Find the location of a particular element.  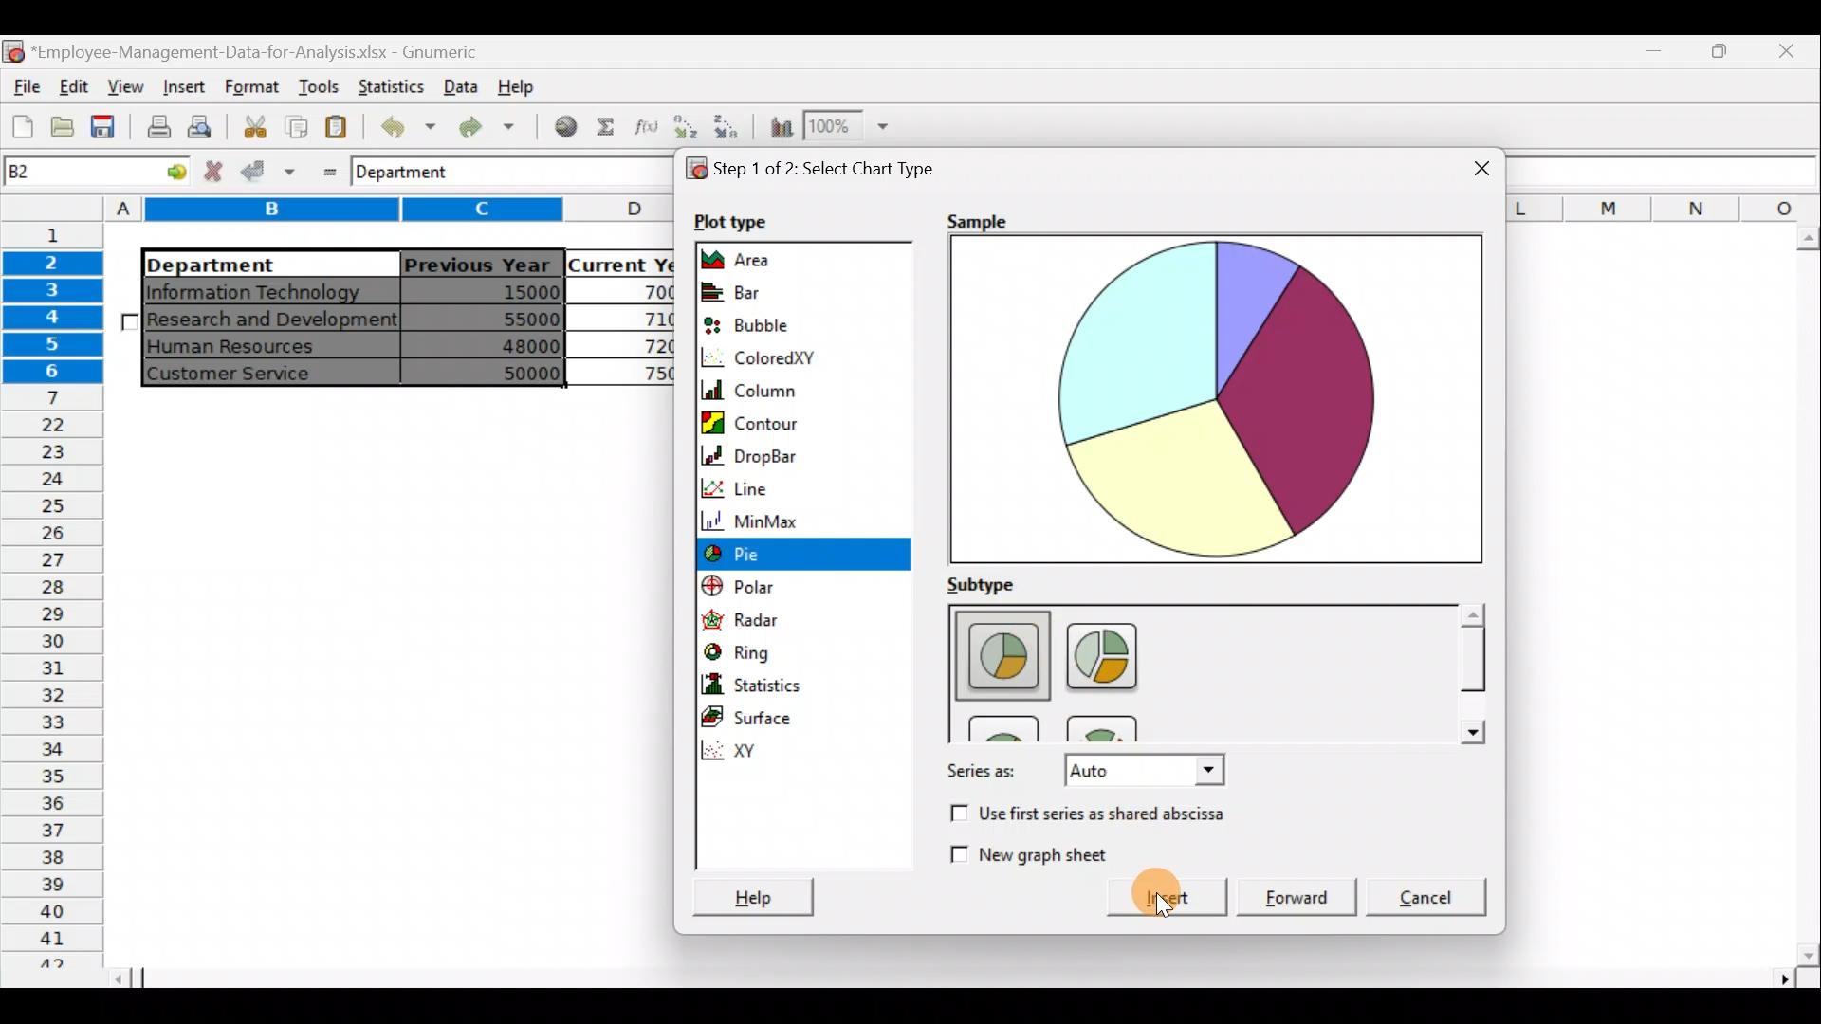

Radar is located at coordinates (773, 619).